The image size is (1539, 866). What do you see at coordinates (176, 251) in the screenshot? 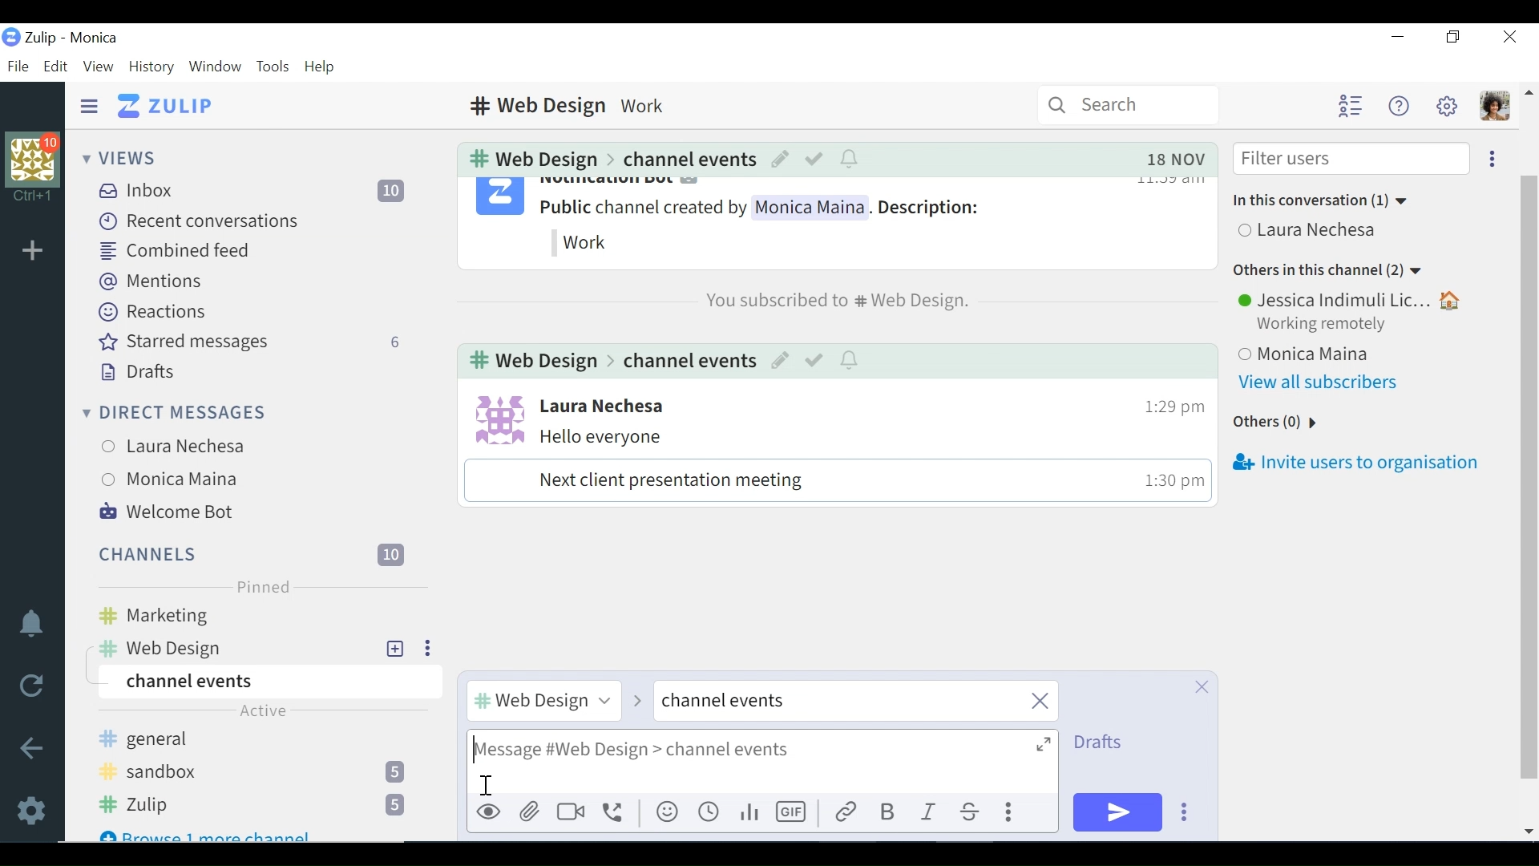
I see `Combined feed` at bounding box center [176, 251].